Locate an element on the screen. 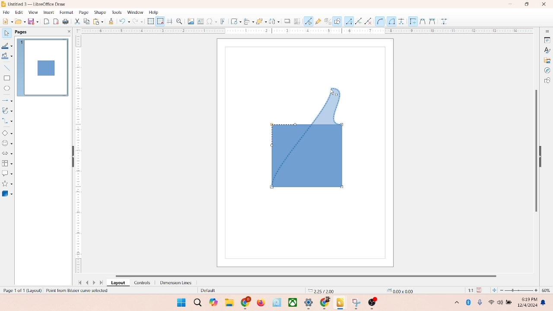 The width and height of the screenshot is (553, 311). edit is located at coordinates (18, 13).